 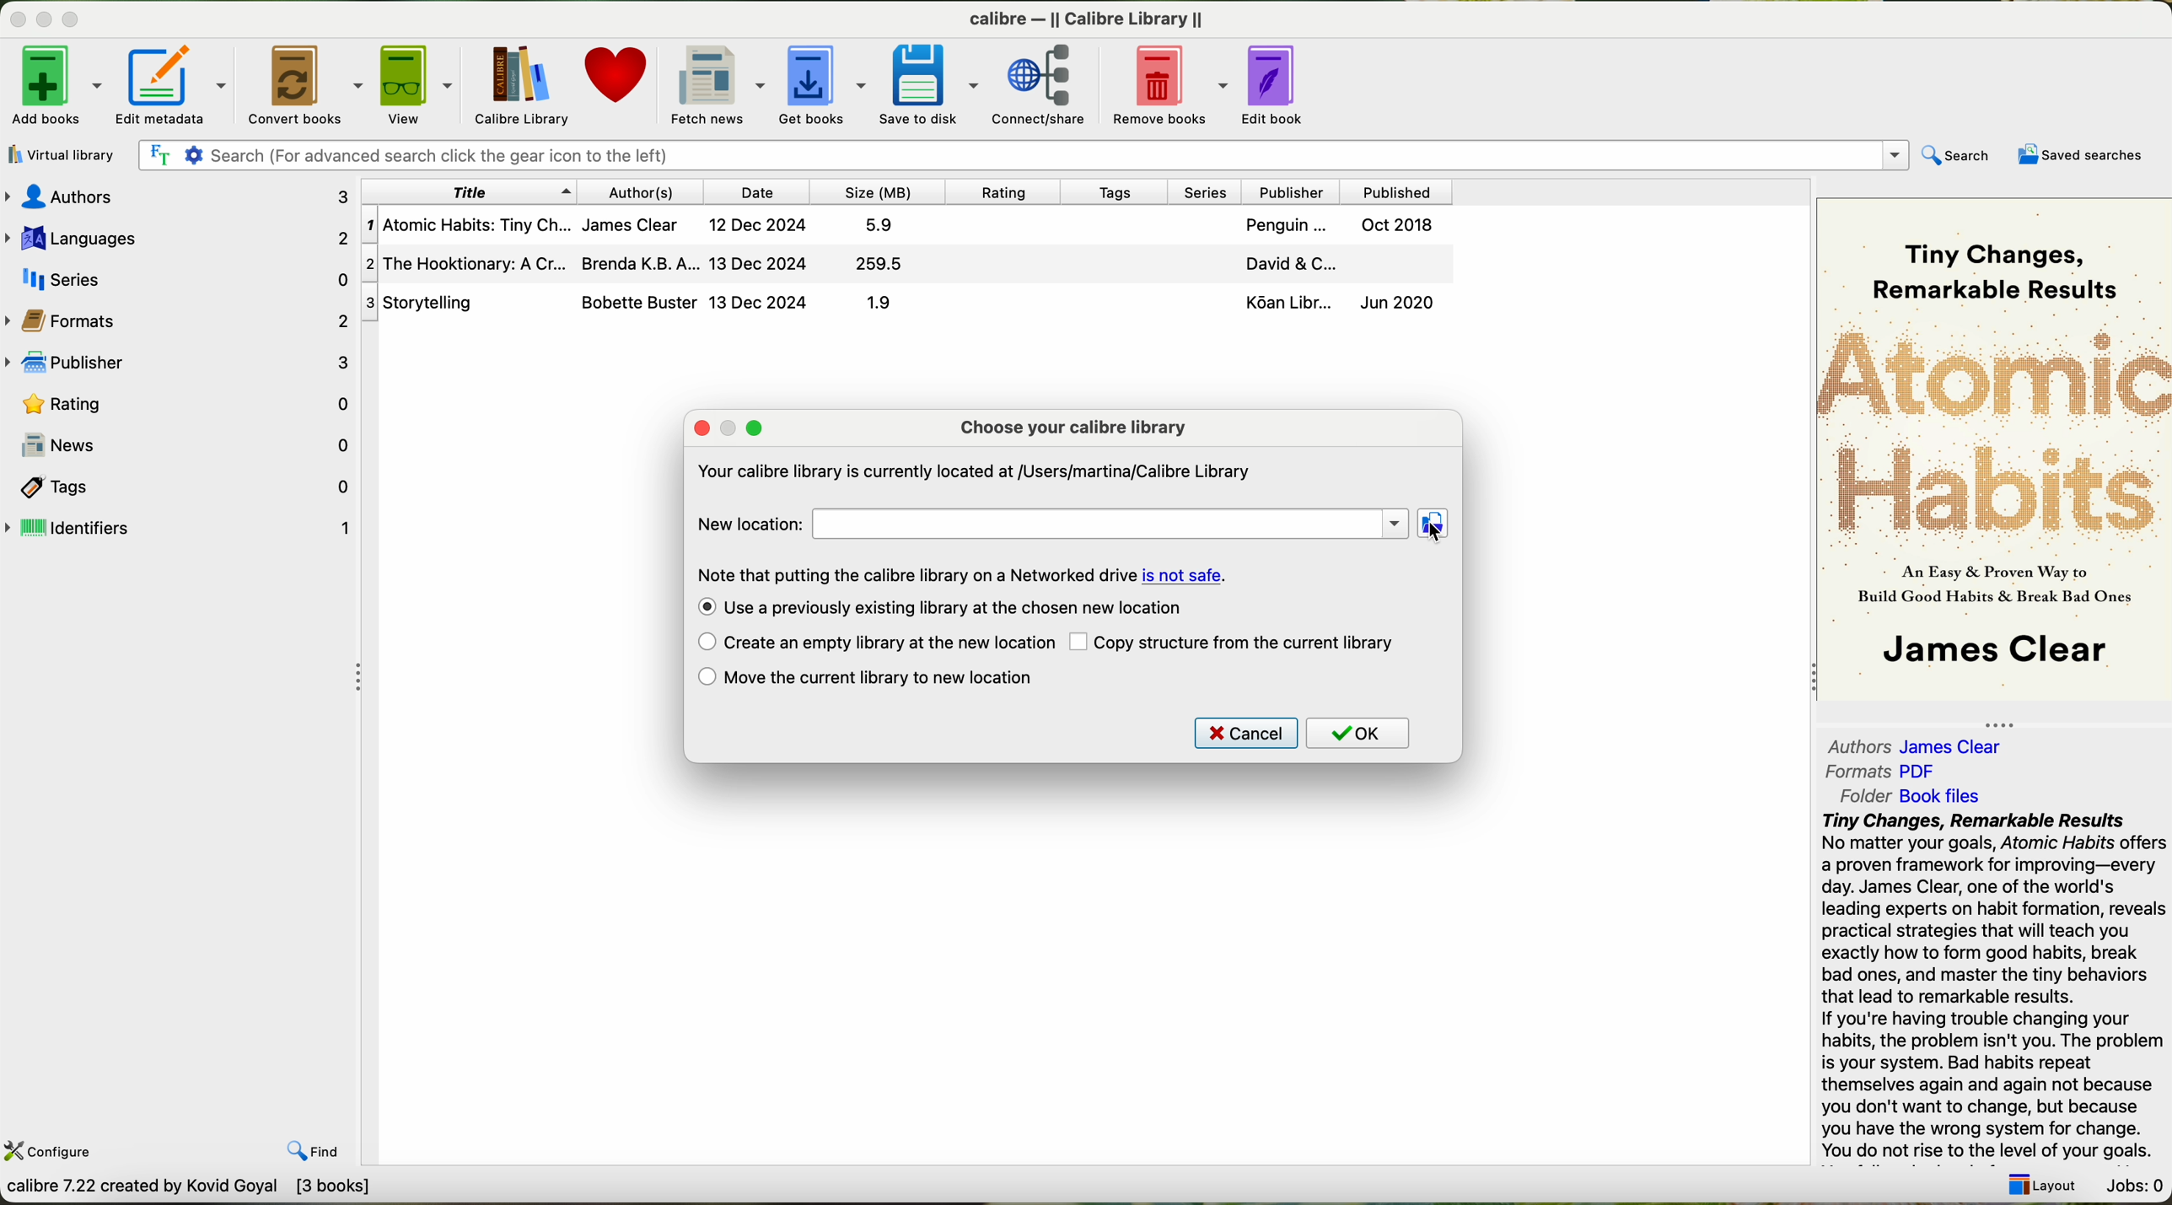 What do you see at coordinates (702, 608) in the screenshot?
I see `check box` at bounding box center [702, 608].